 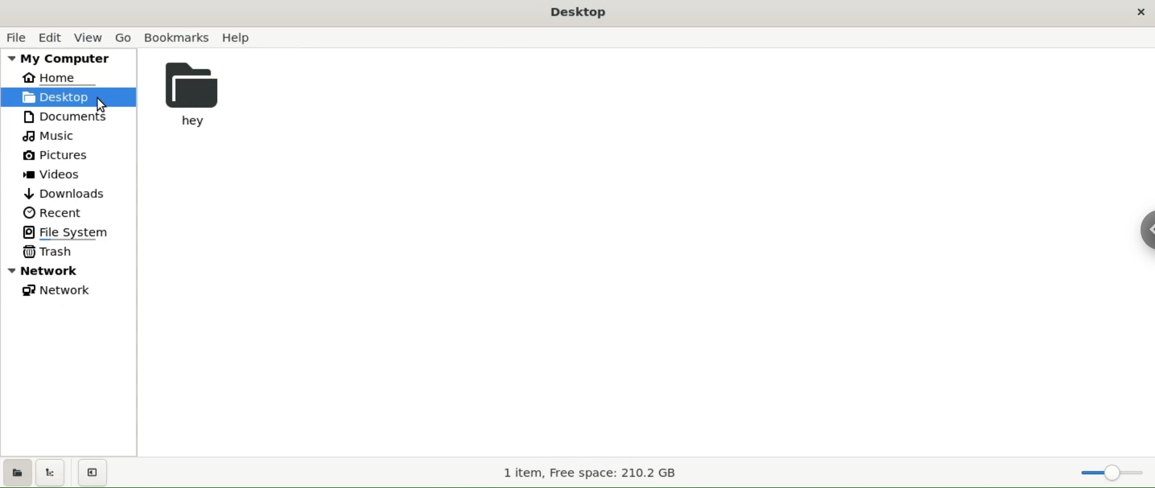 What do you see at coordinates (1143, 234) in the screenshot?
I see `chrome options` at bounding box center [1143, 234].